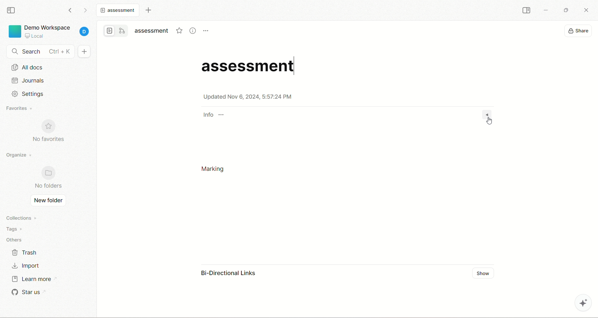 The image size is (598, 318). Describe the element at coordinates (27, 265) in the screenshot. I see `import` at that location.